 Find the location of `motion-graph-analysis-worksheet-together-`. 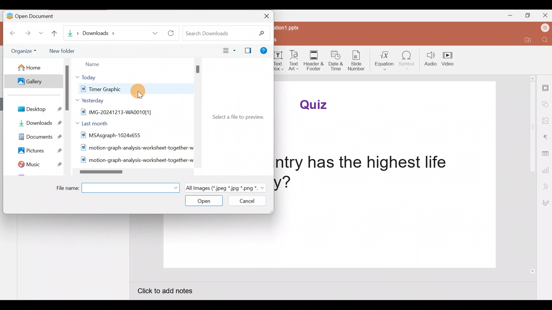

motion-graph-analysis-worksheet-together- is located at coordinates (135, 161).